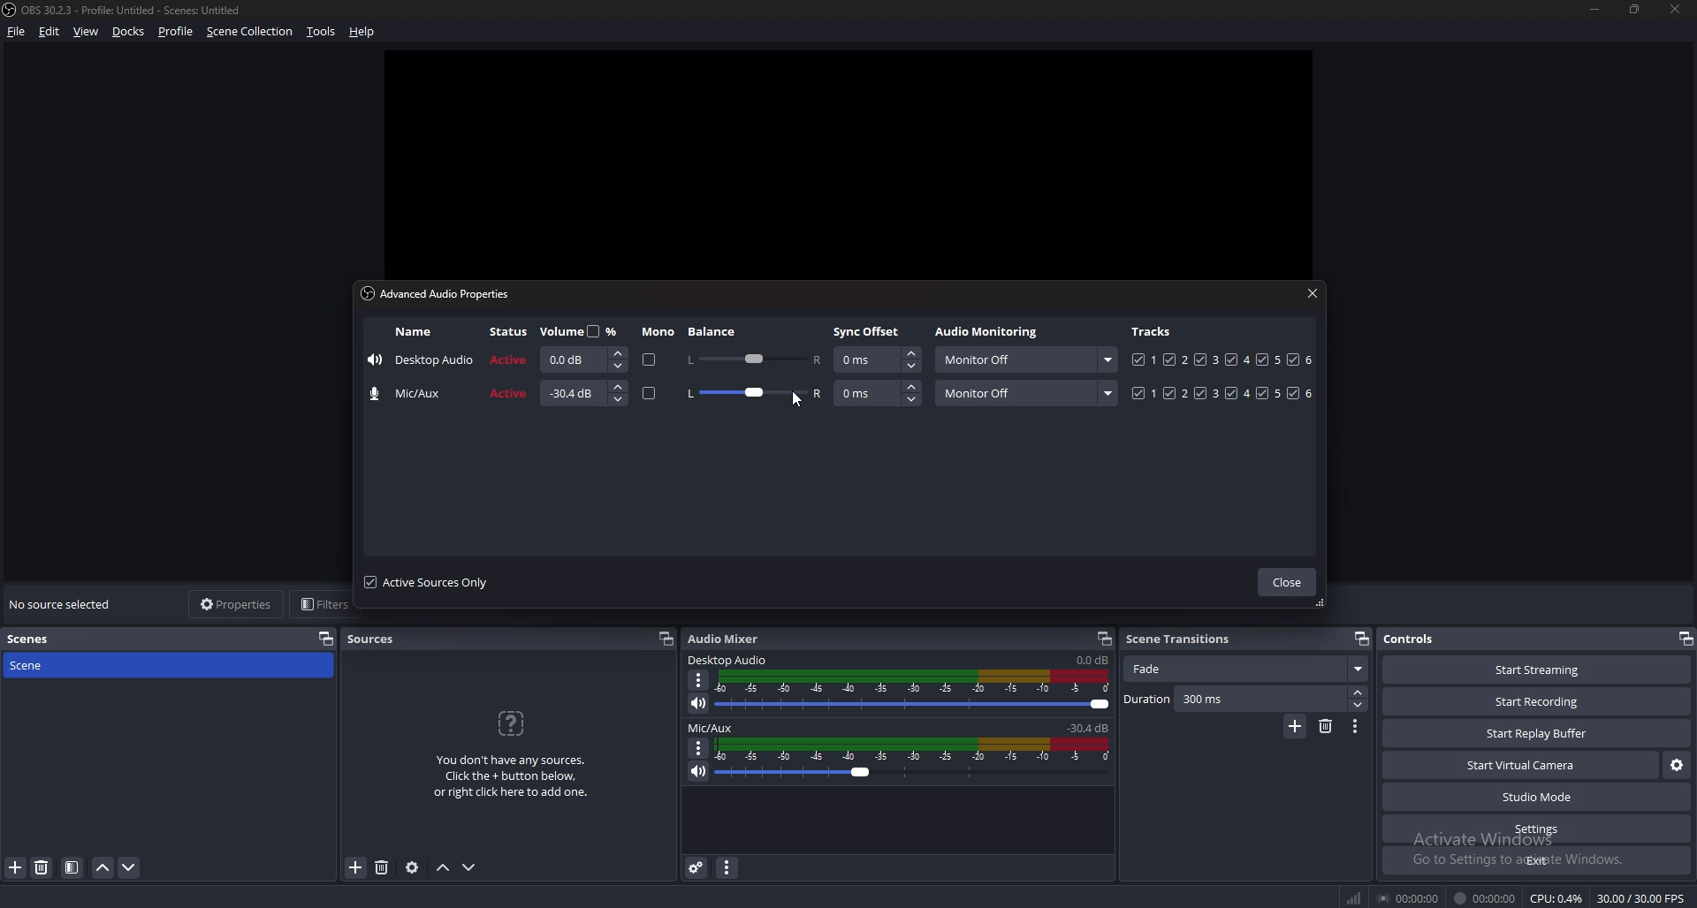 Image resolution: width=1697 pixels, height=908 pixels. What do you see at coordinates (88, 31) in the screenshot?
I see `view` at bounding box center [88, 31].